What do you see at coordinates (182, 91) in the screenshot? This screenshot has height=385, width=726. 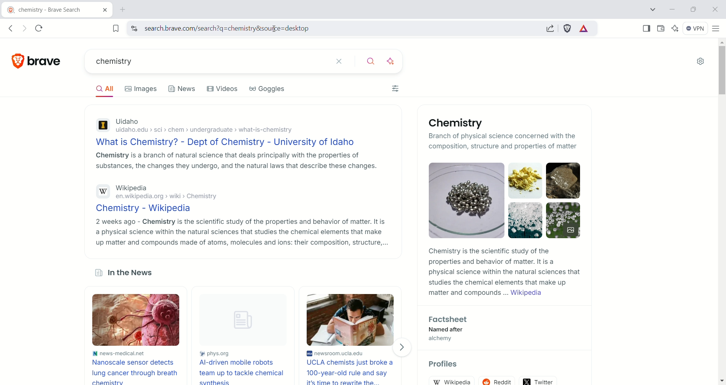 I see `News` at bounding box center [182, 91].